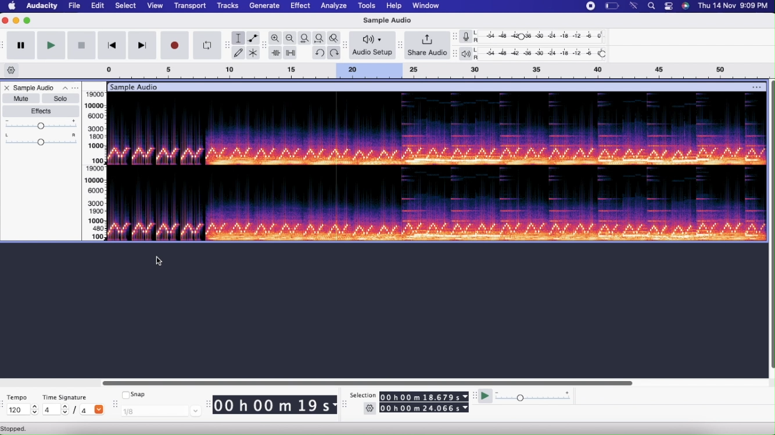  Describe the element at coordinates (94, 203) in the screenshot. I see `level slider` at that location.